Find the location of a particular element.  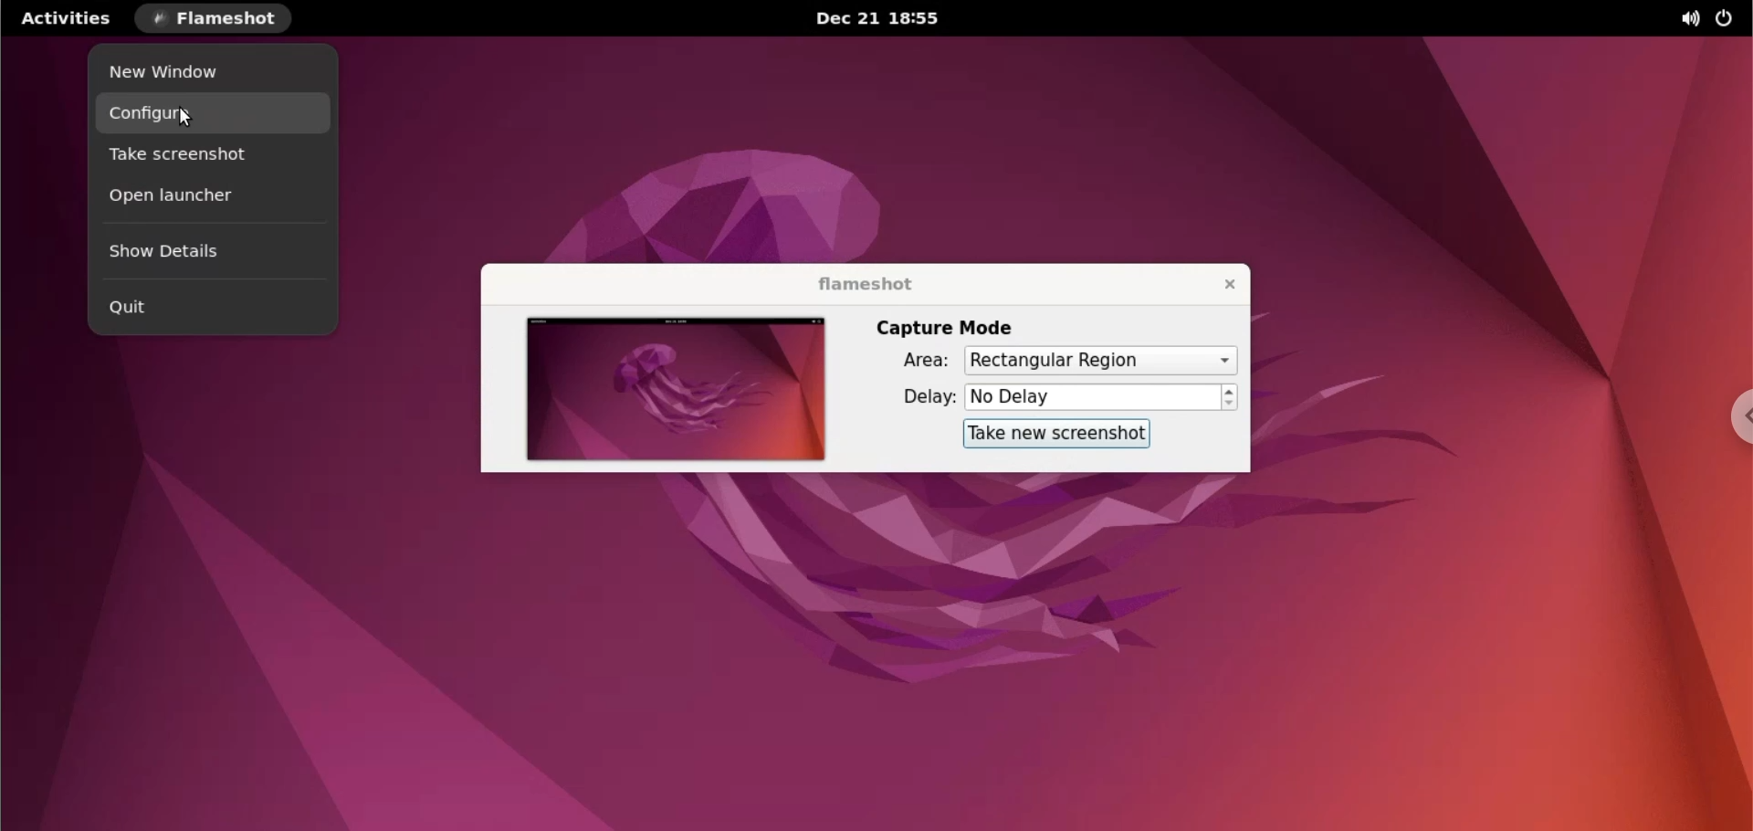

flameshot is located at coordinates (864, 289).